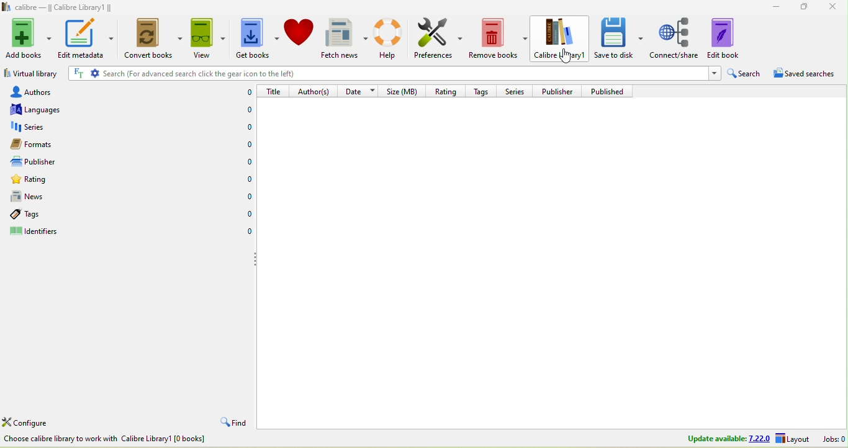 The width and height of the screenshot is (848, 448). What do you see at coordinates (484, 90) in the screenshot?
I see `tags` at bounding box center [484, 90].